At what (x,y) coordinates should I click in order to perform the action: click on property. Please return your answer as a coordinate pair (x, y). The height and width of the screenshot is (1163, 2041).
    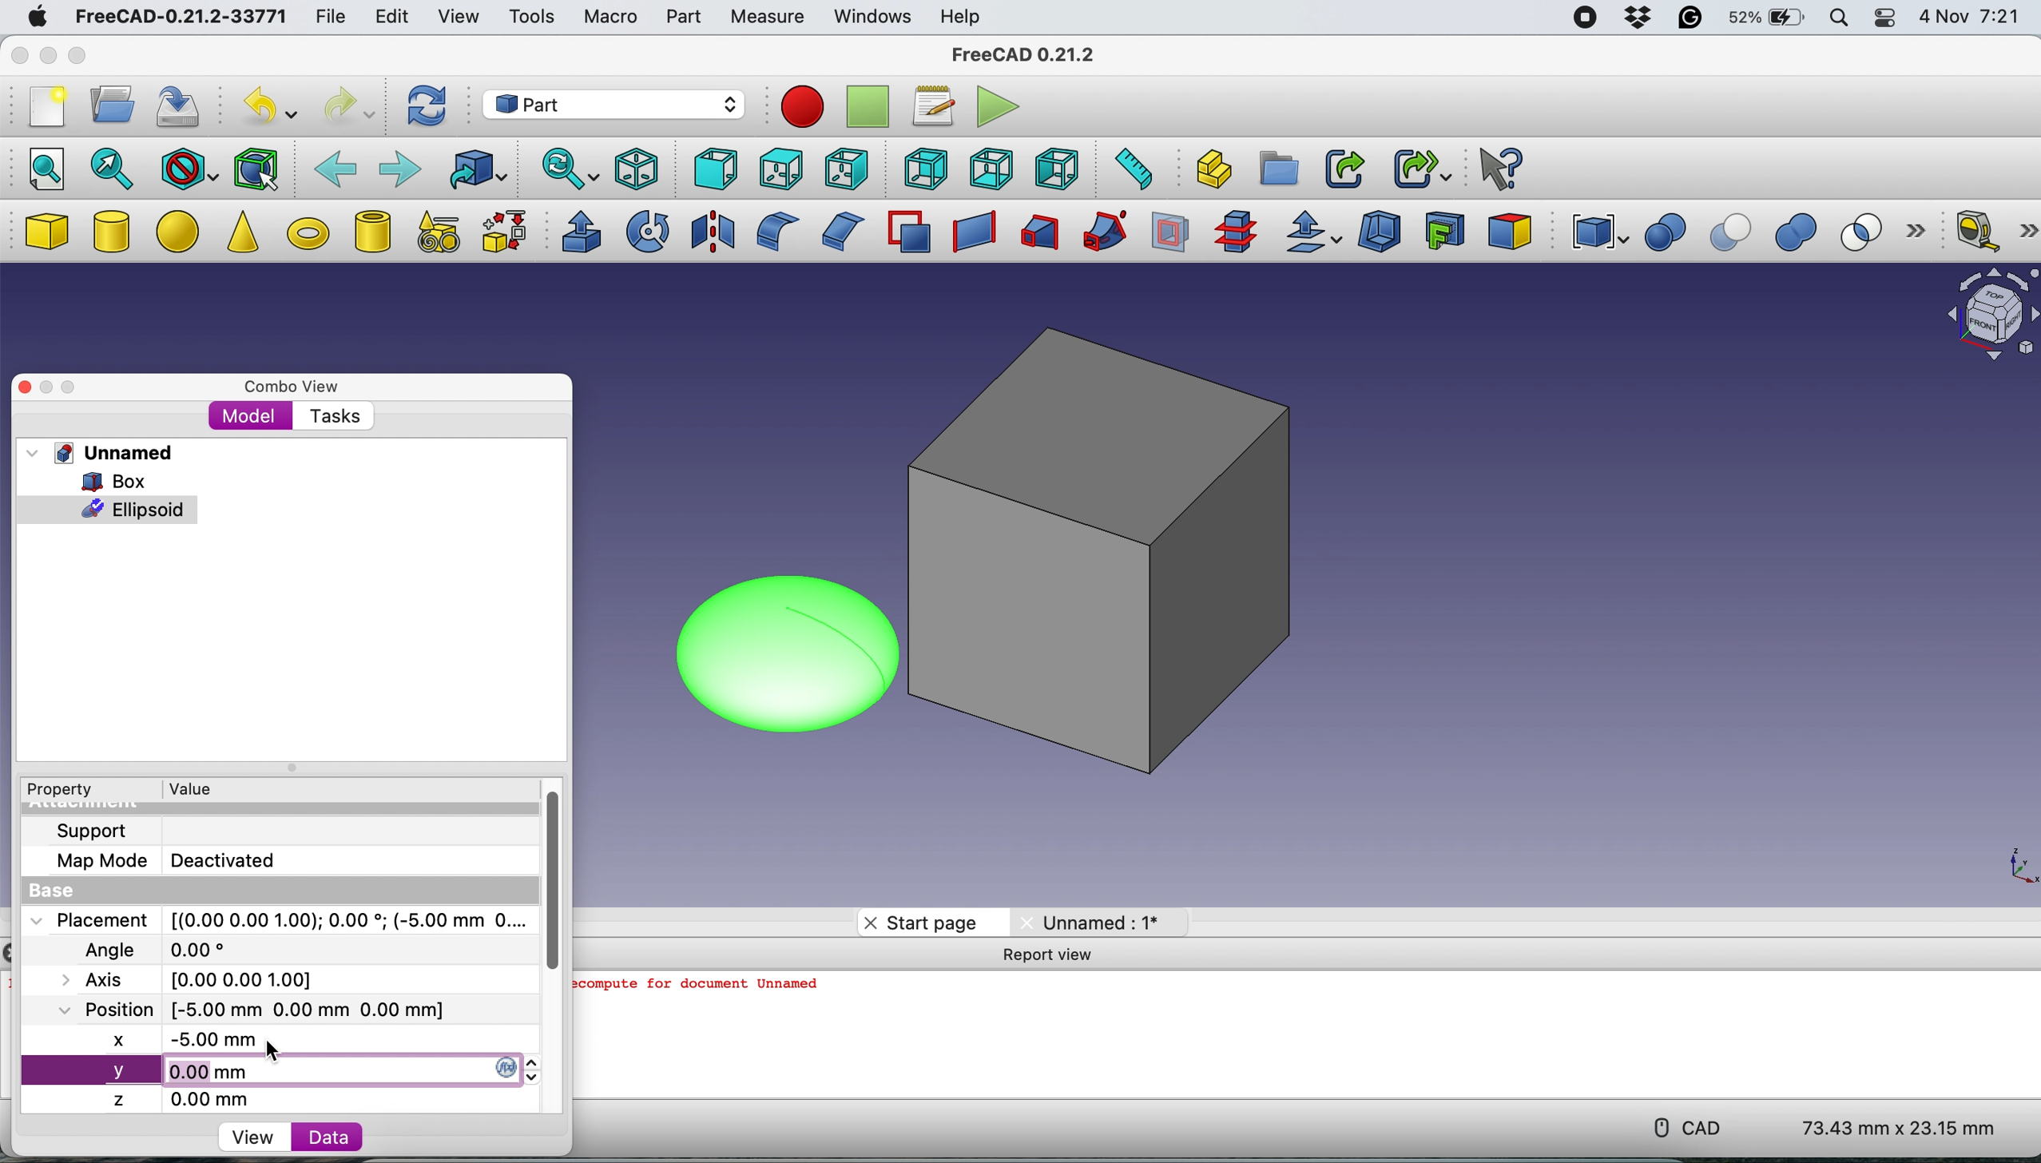
    Looking at the image, I should click on (58, 791).